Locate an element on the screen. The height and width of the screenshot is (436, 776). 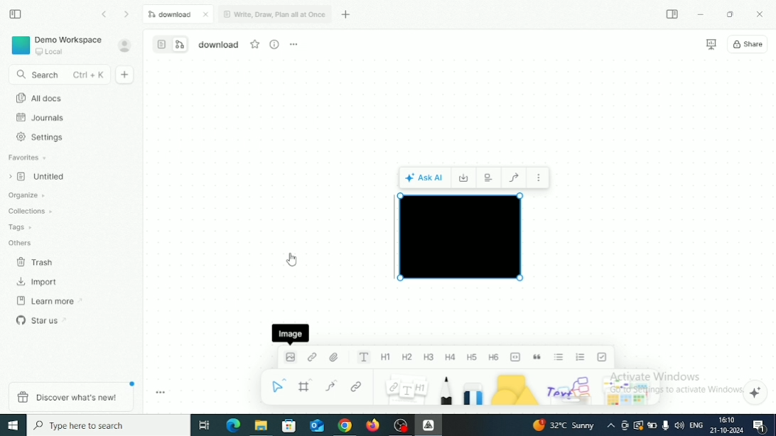
Trash is located at coordinates (36, 262).